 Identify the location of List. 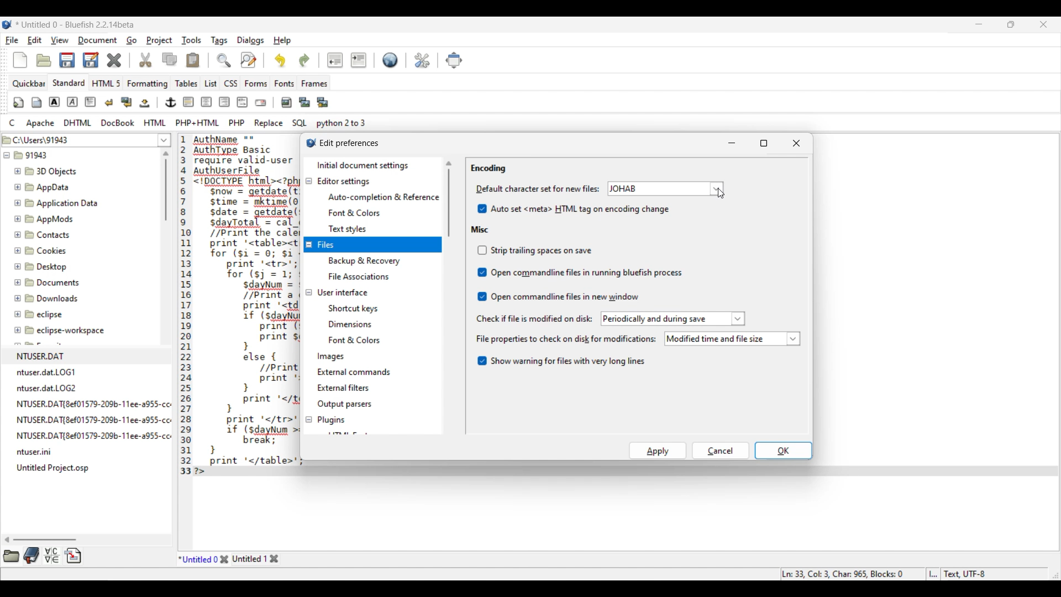
(211, 83).